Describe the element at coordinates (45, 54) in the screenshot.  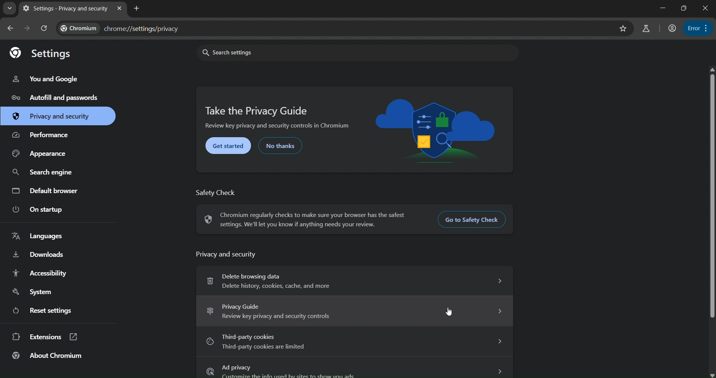
I see `settings` at that location.